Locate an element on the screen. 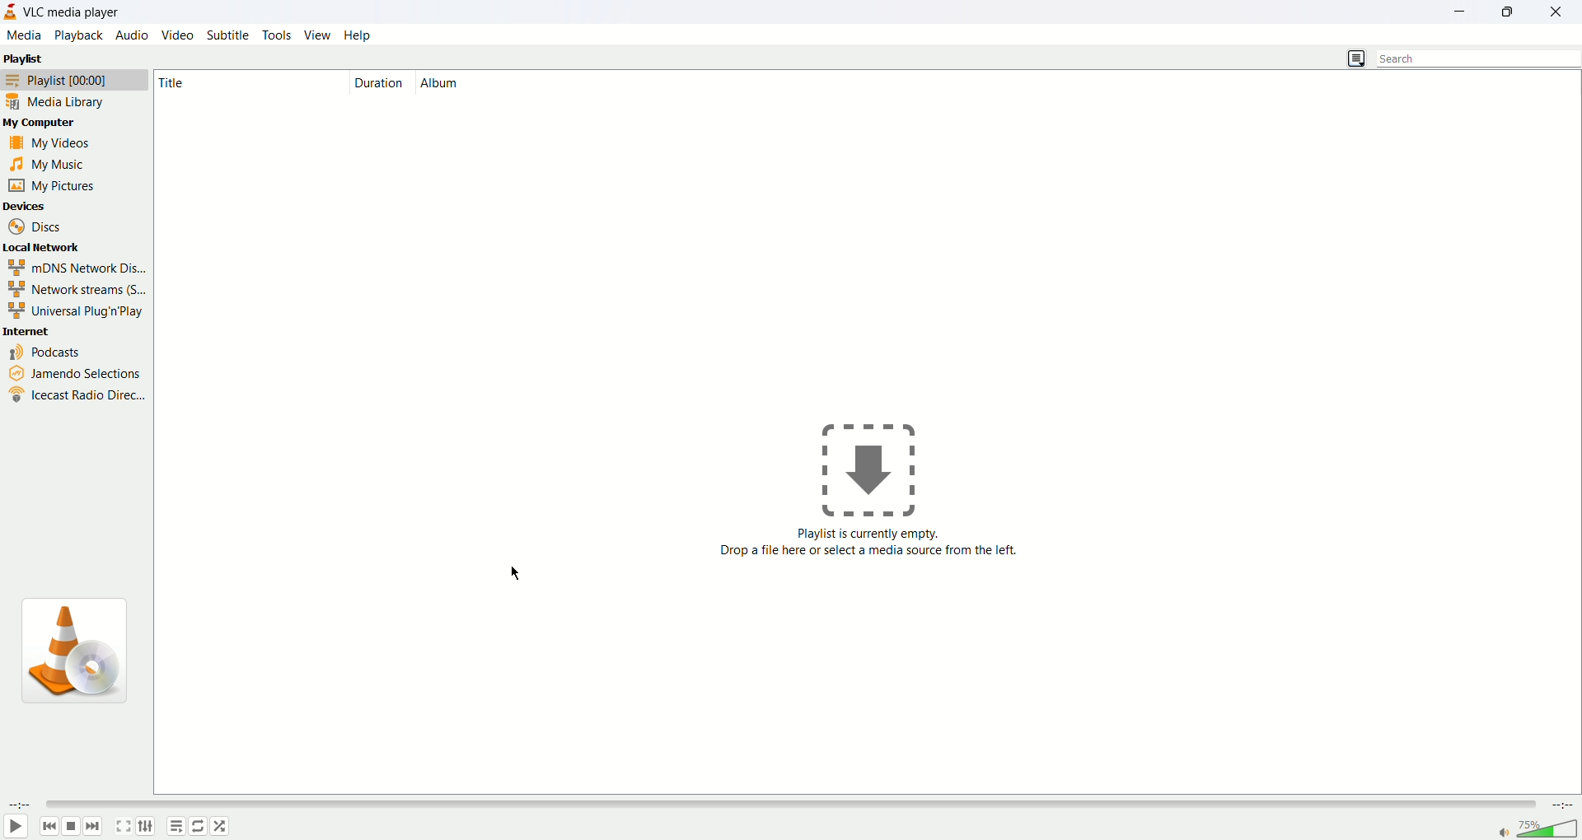 The image size is (1582, 840). tools is located at coordinates (276, 35).